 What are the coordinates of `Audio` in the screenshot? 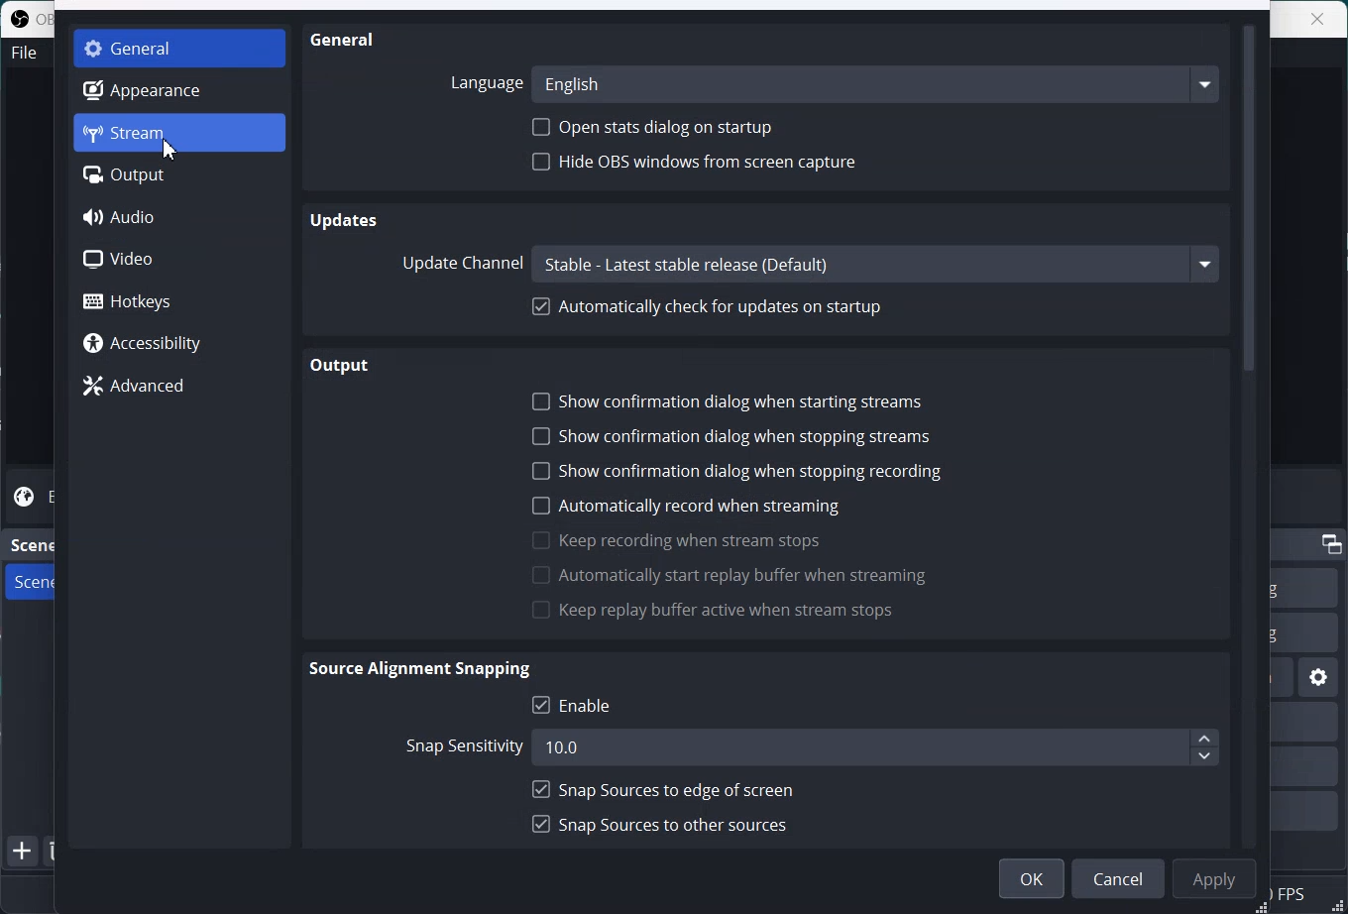 It's located at (180, 217).